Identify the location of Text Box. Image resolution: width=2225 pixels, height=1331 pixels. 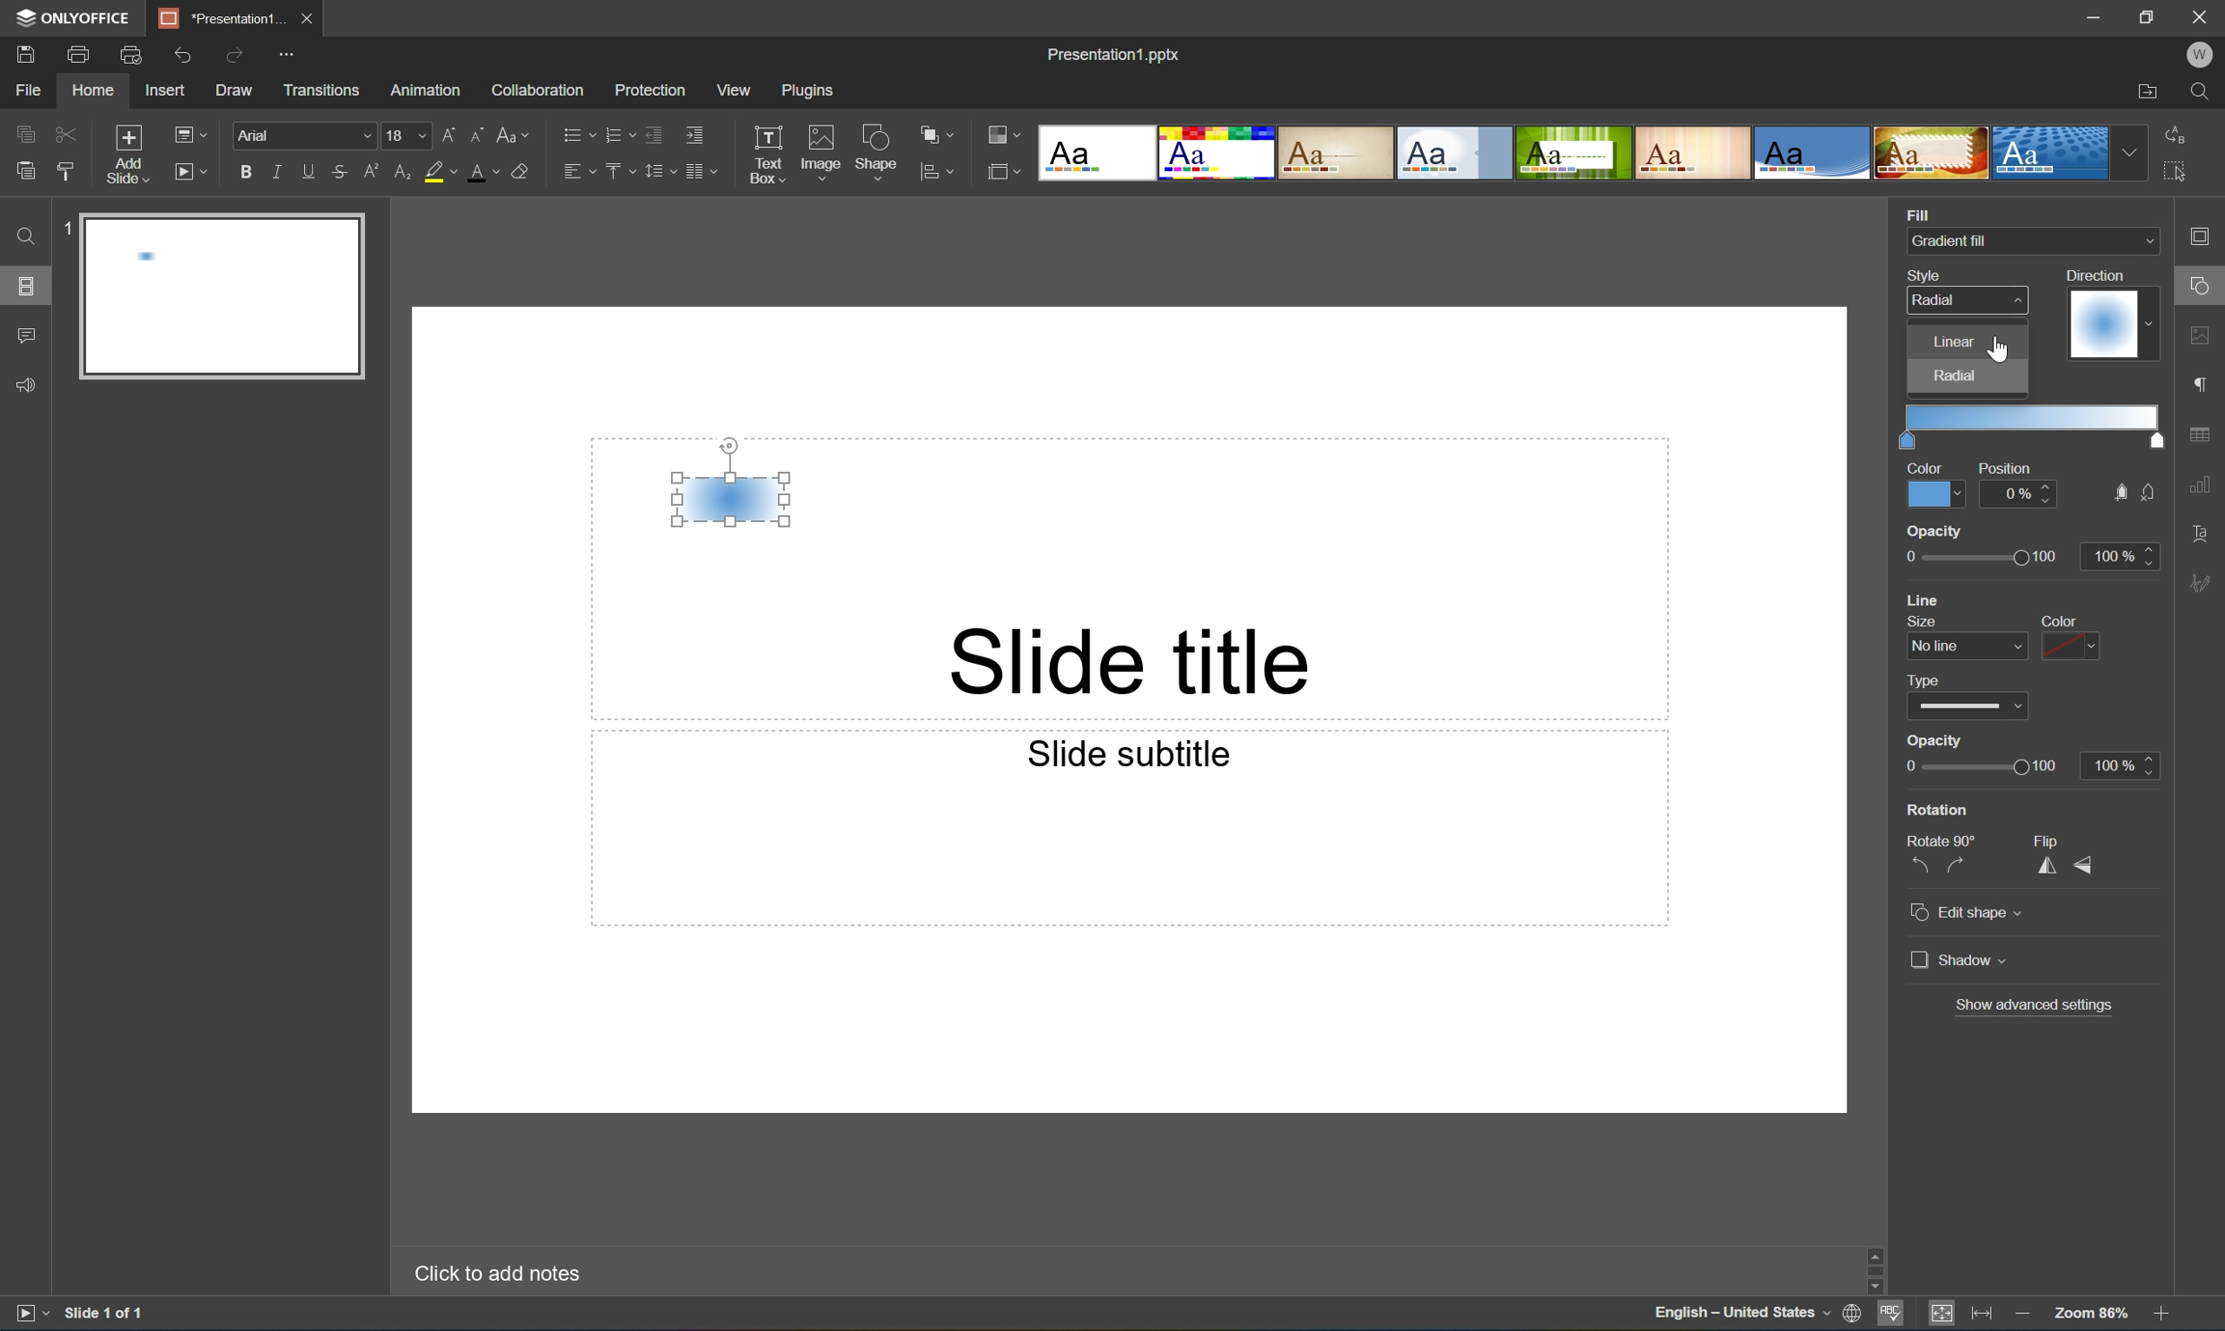
(766, 154).